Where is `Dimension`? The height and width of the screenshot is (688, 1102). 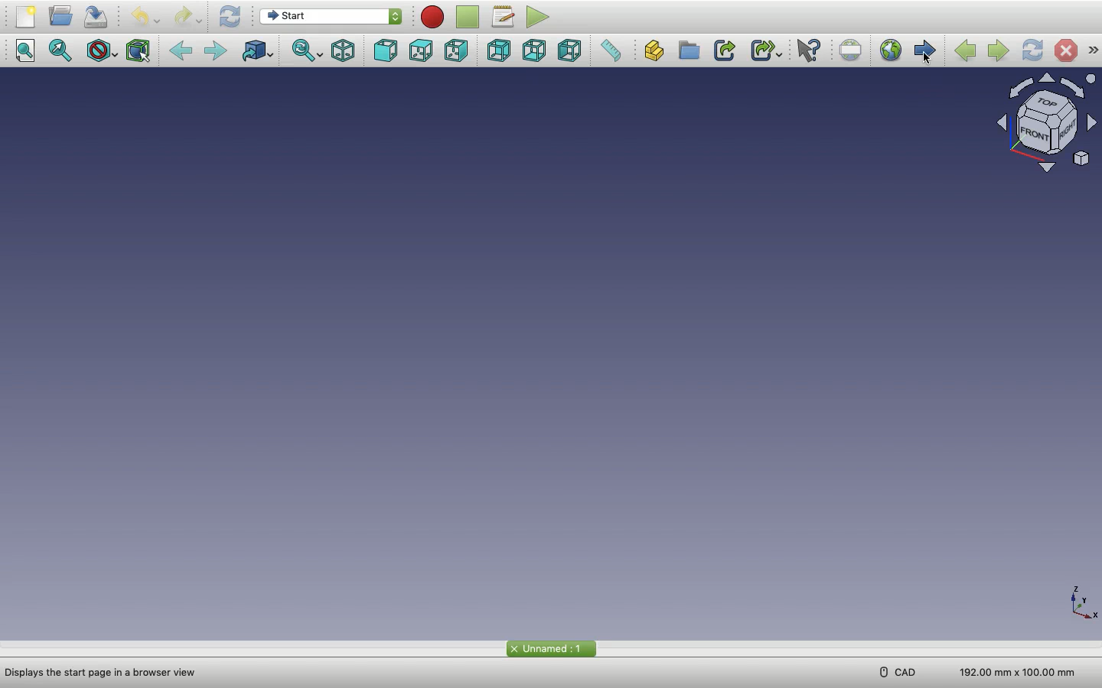
Dimension is located at coordinates (1019, 671).